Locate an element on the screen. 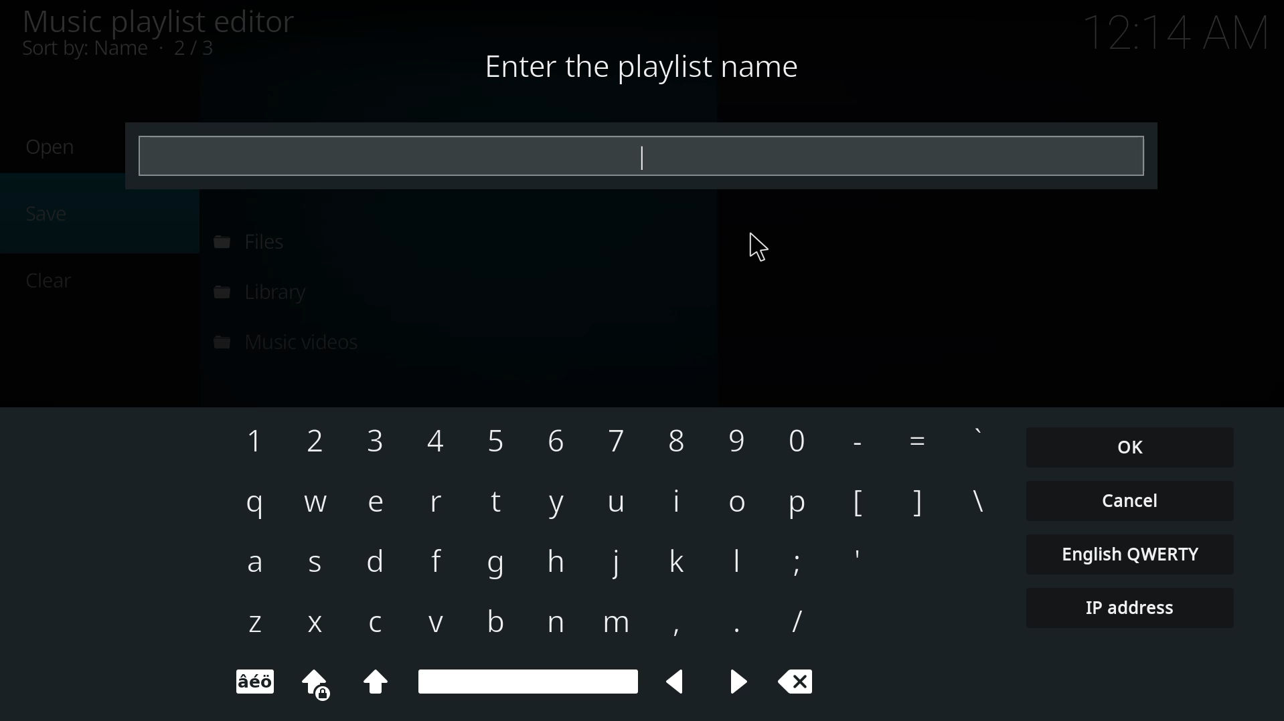 This screenshot has height=721, width=1284. qwerty is located at coordinates (1132, 552).